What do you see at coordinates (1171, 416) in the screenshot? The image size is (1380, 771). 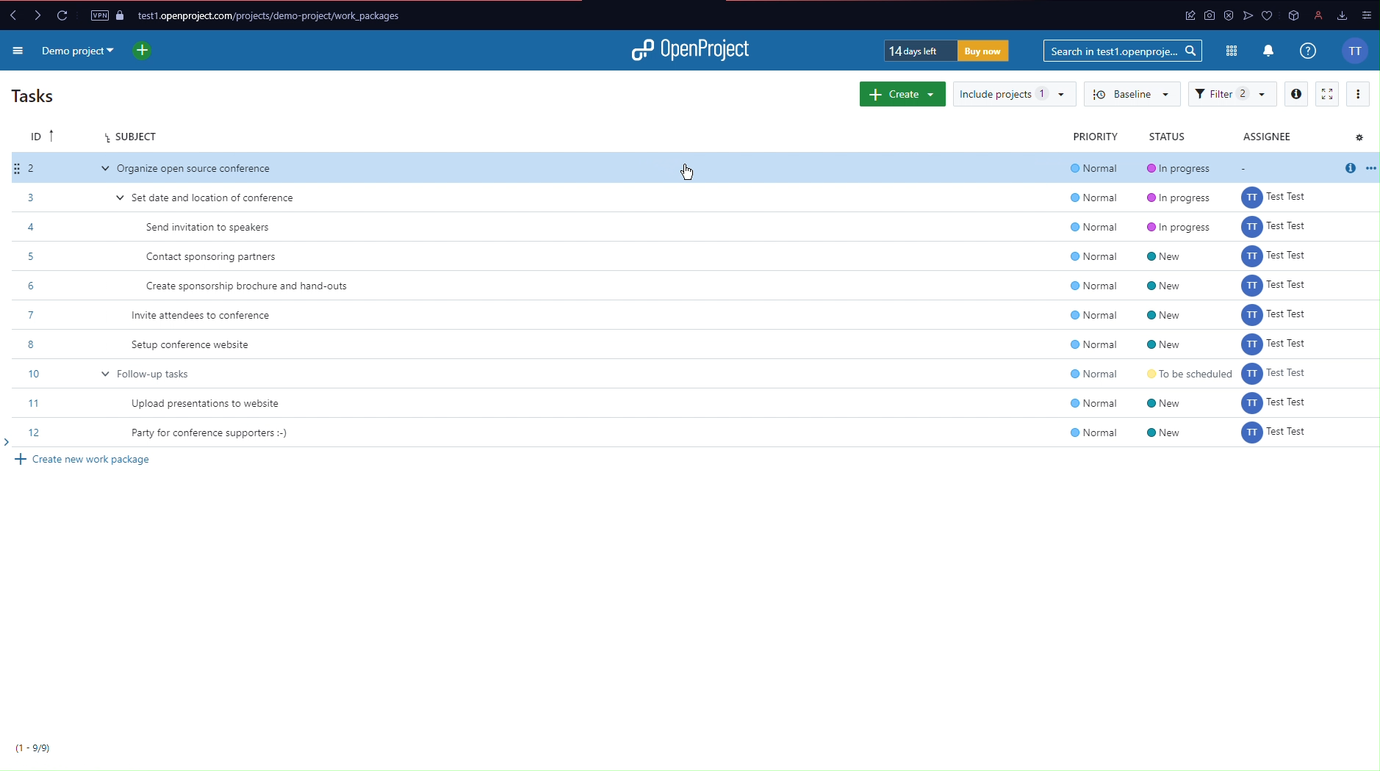 I see `status info: new` at bounding box center [1171, 416].